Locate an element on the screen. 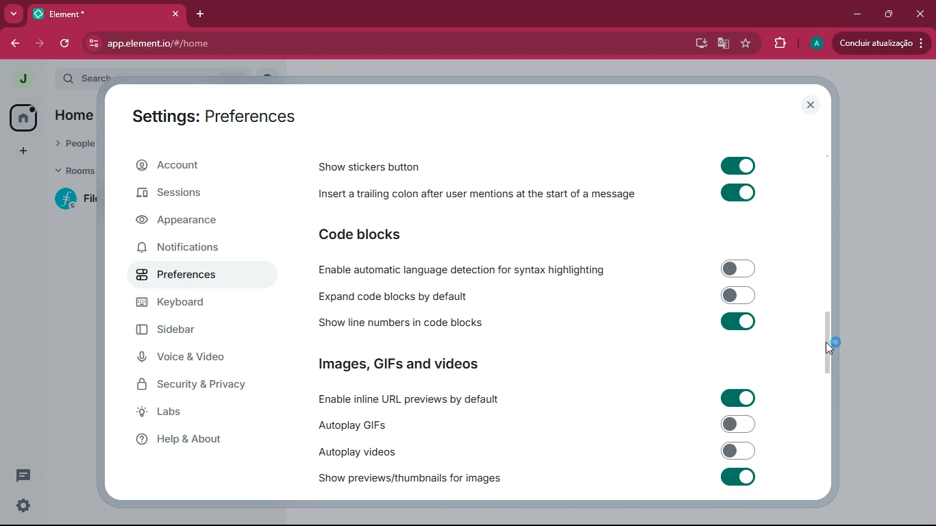 The height and width of the screenshot is (526, 936). Autoplay GIFs is located at coordinates (358, 424).